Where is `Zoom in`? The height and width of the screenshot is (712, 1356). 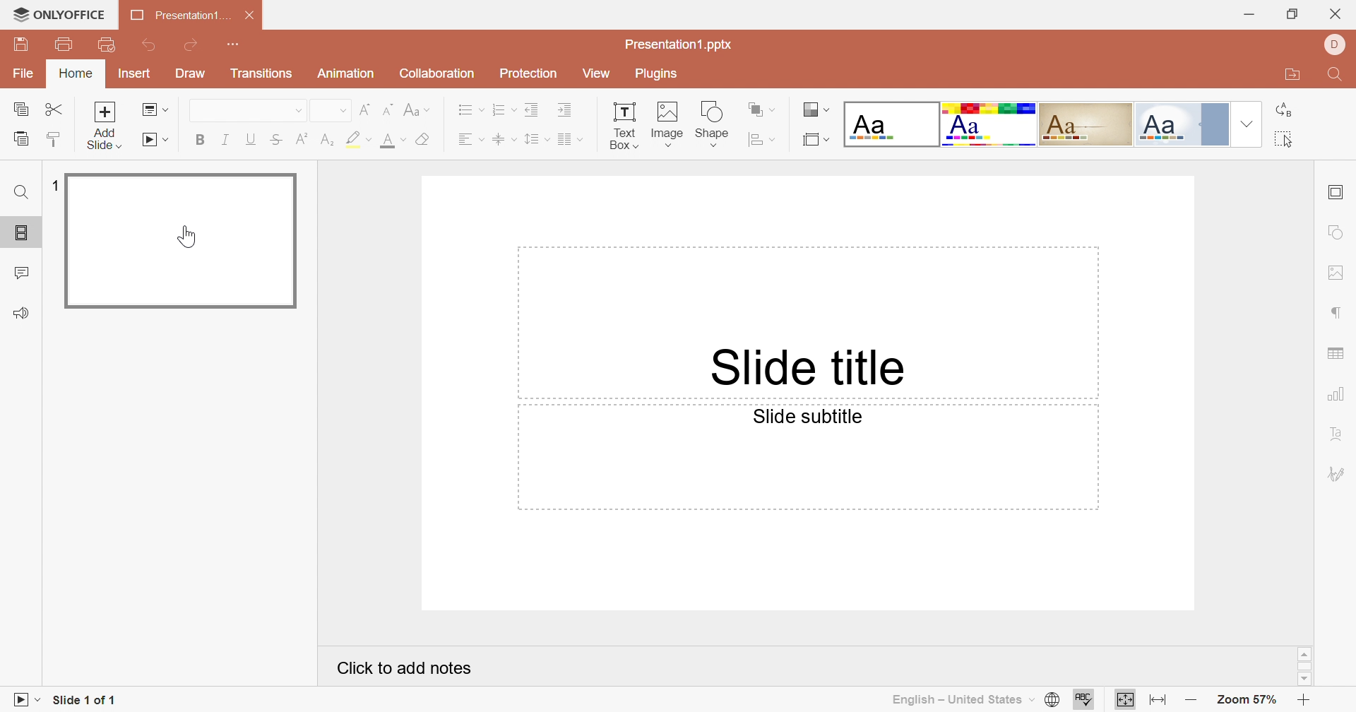
Zoom in is located at coordinates (1307, 701).